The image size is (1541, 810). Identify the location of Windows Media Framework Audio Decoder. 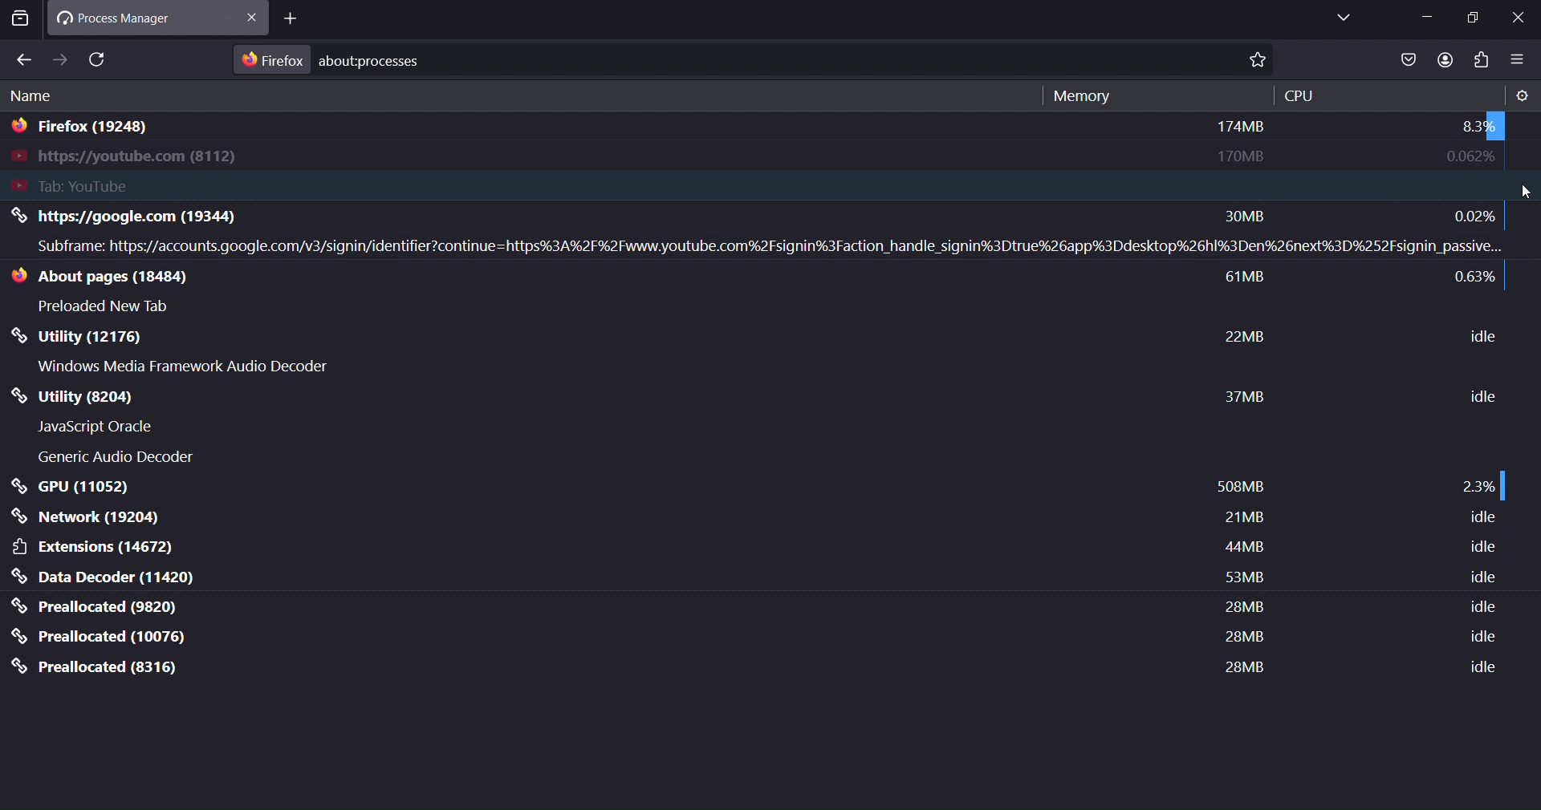
(185, 367).